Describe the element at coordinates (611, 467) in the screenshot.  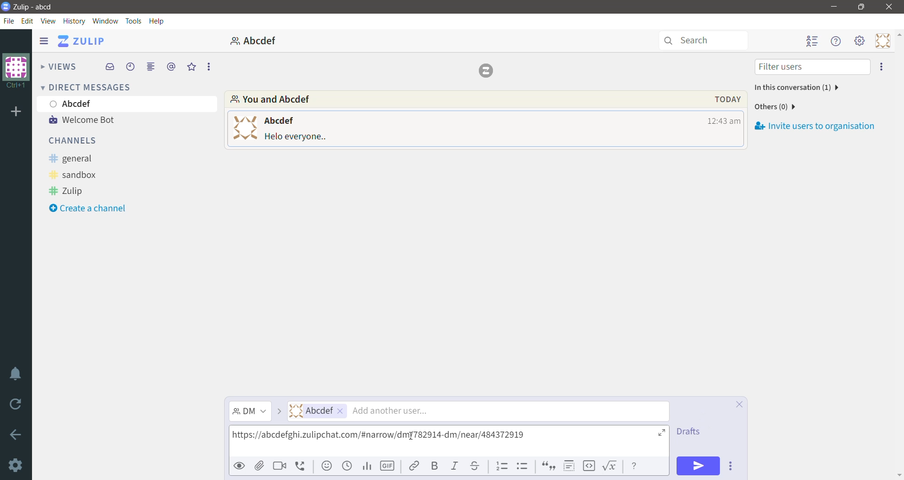
I see `Math` at that location.